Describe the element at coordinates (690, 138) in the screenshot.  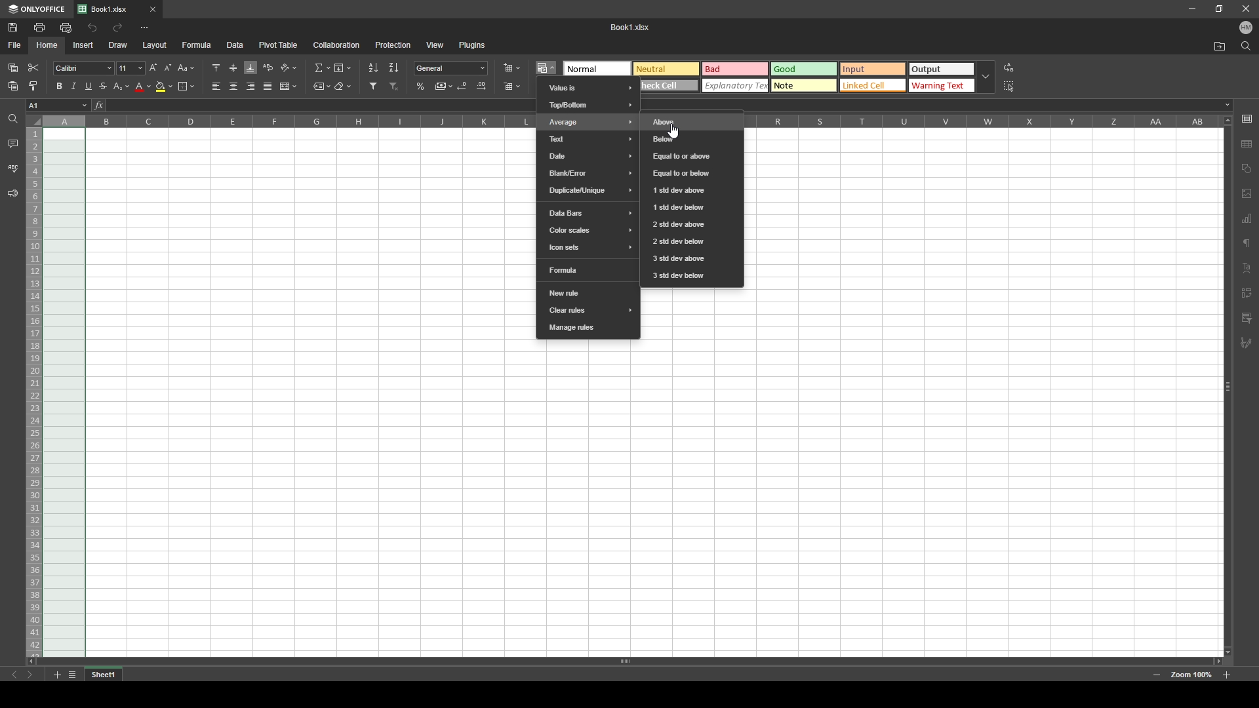
I see `below` at that location.